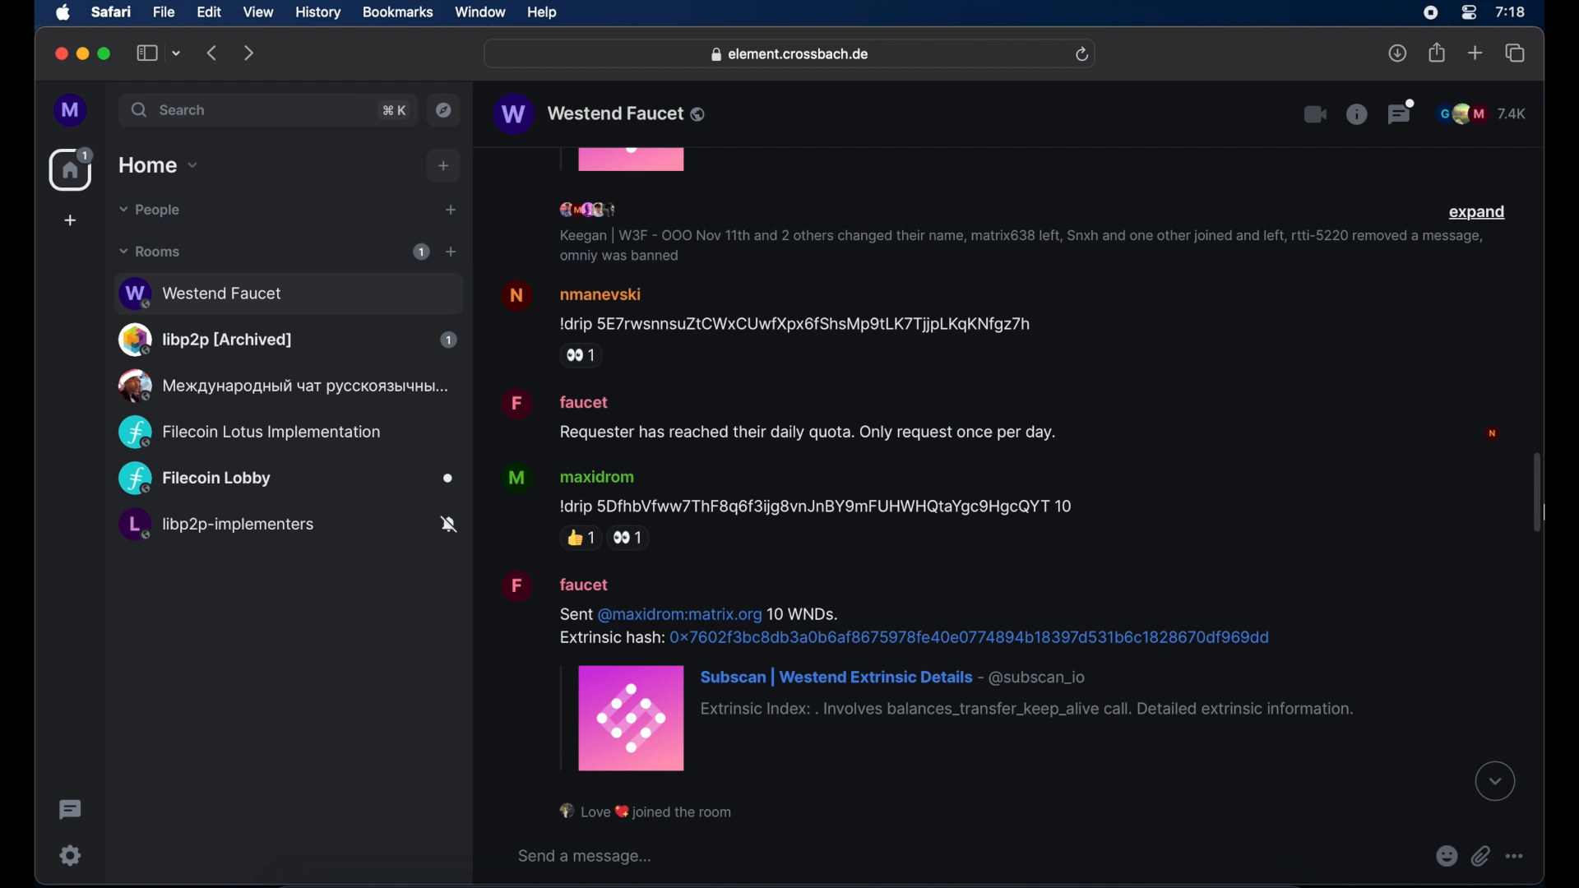 The height and width of the screenshot is (888, 1579). Describe the element at coordinates (444, 166) in the screenshot. I see `add` at that location.